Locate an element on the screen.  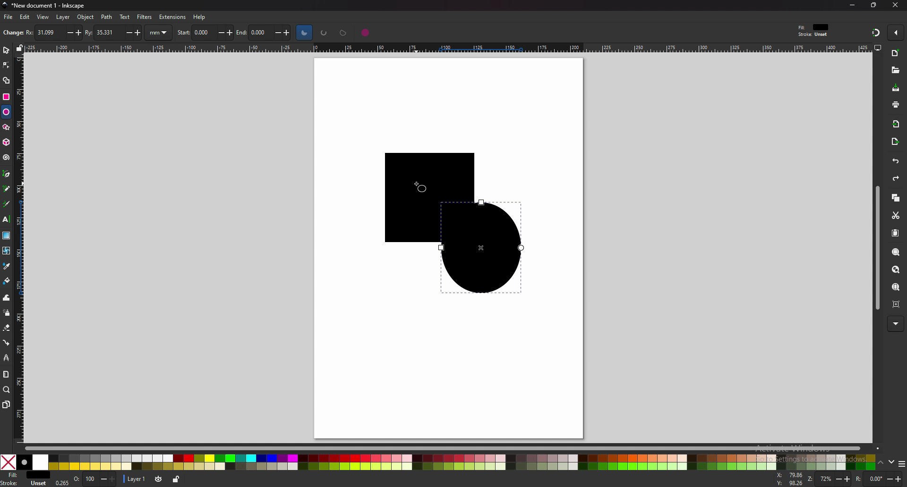
dropper is located at coordinates (7, 267).